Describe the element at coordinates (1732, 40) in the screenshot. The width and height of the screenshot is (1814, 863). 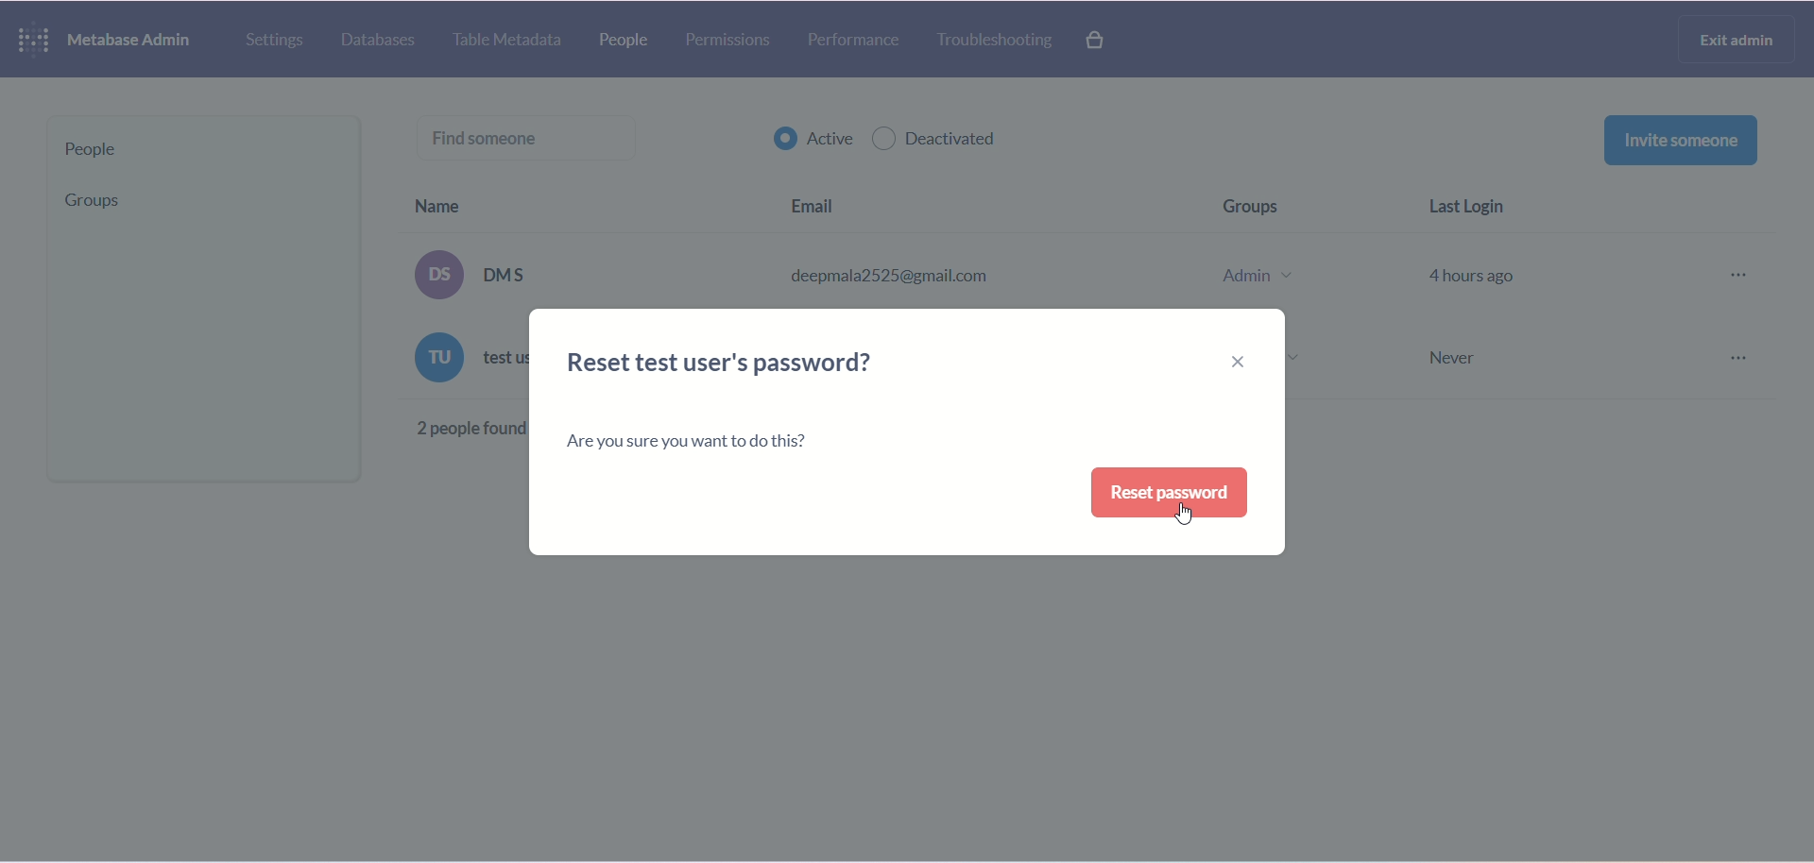
I see `exit admin` at that location.